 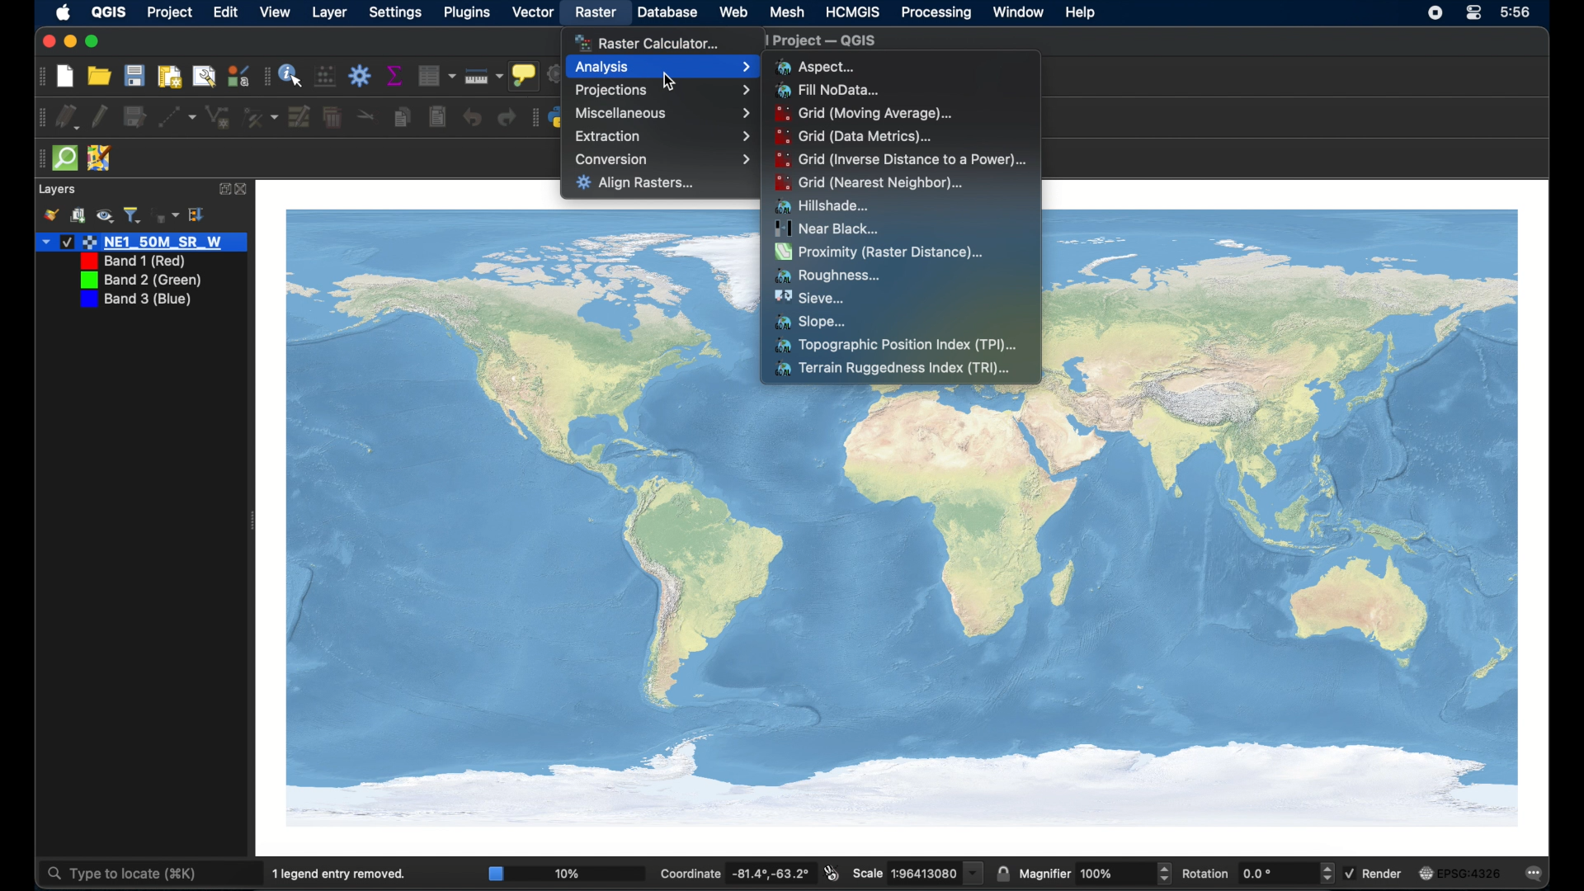 What do you see at coordinates (68, 116) in the screenshot?
I see `current edits` at bounding box center [68, 116].